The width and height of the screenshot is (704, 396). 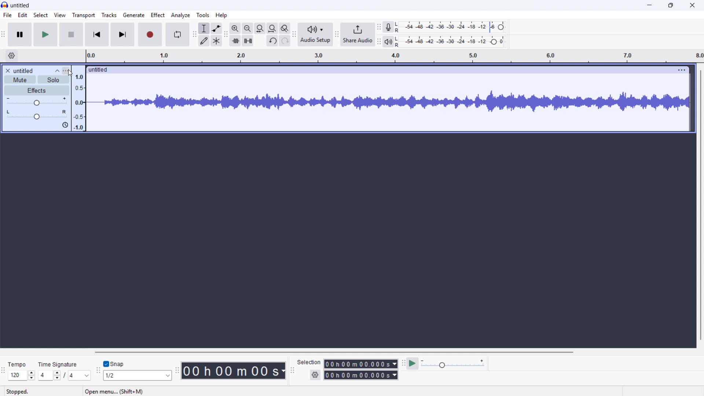 I want to click on Fit project to width , so click(x=260, y=29).